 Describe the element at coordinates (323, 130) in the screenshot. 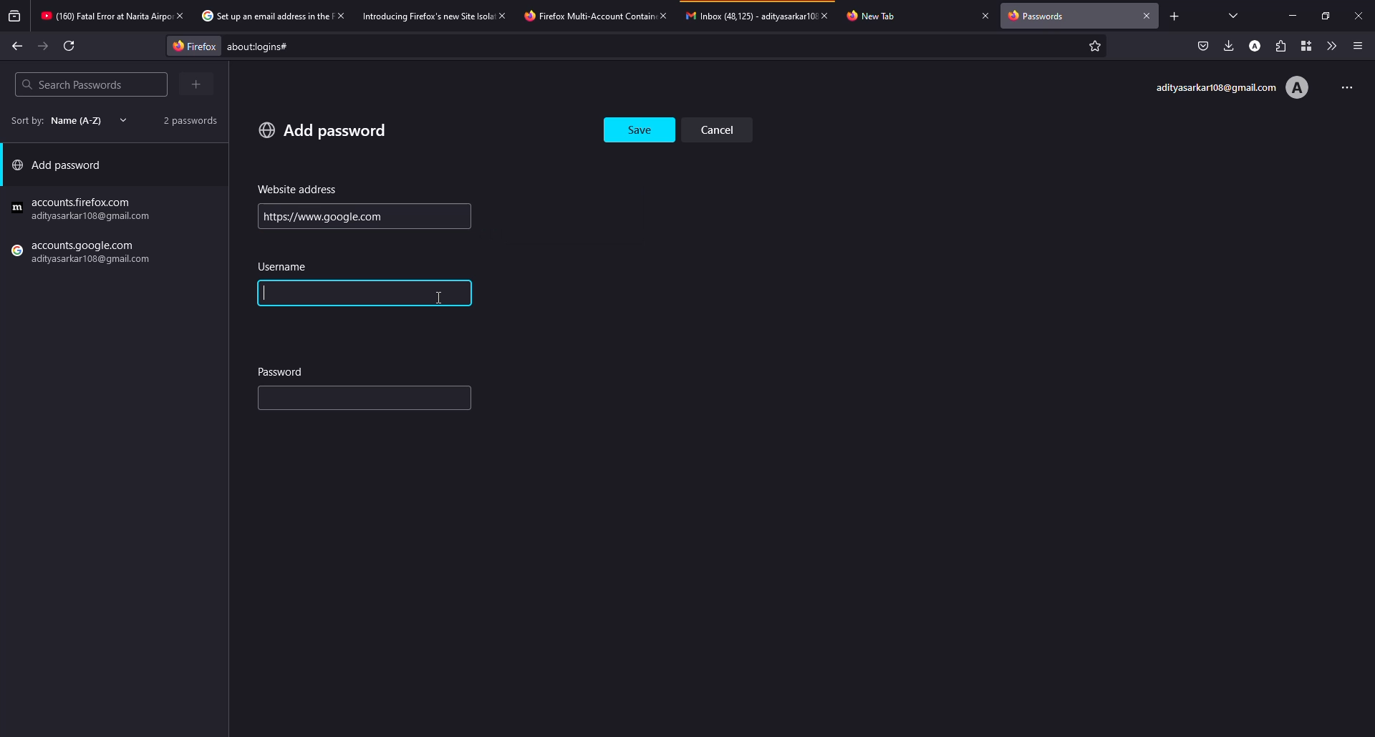

I see `add` at that location.